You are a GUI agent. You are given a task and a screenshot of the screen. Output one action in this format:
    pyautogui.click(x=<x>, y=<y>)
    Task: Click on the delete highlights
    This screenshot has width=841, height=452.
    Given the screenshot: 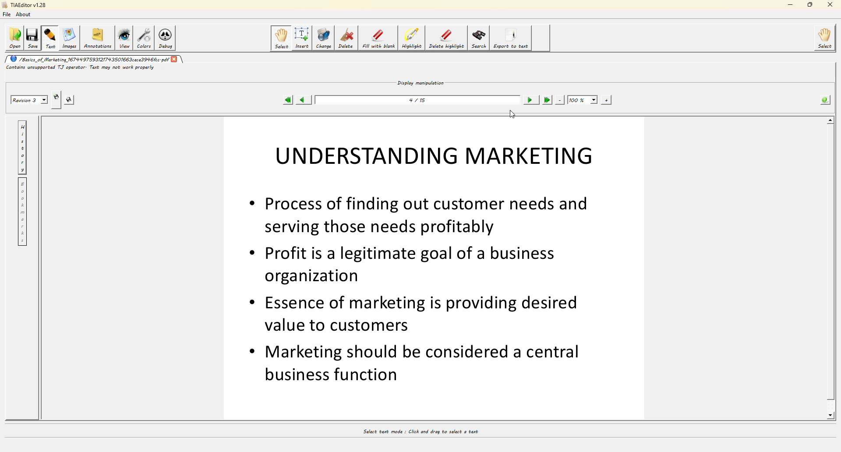 What is the action you would take?
    pyautogui.click(x=446, y=39)
    